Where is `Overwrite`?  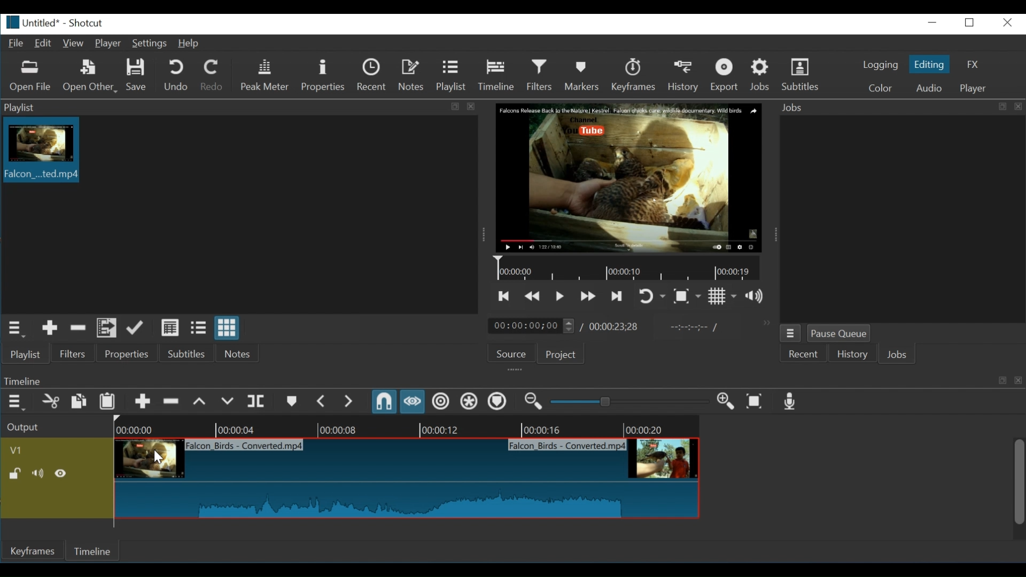
Overwrite is located at coordinates (227, 402).